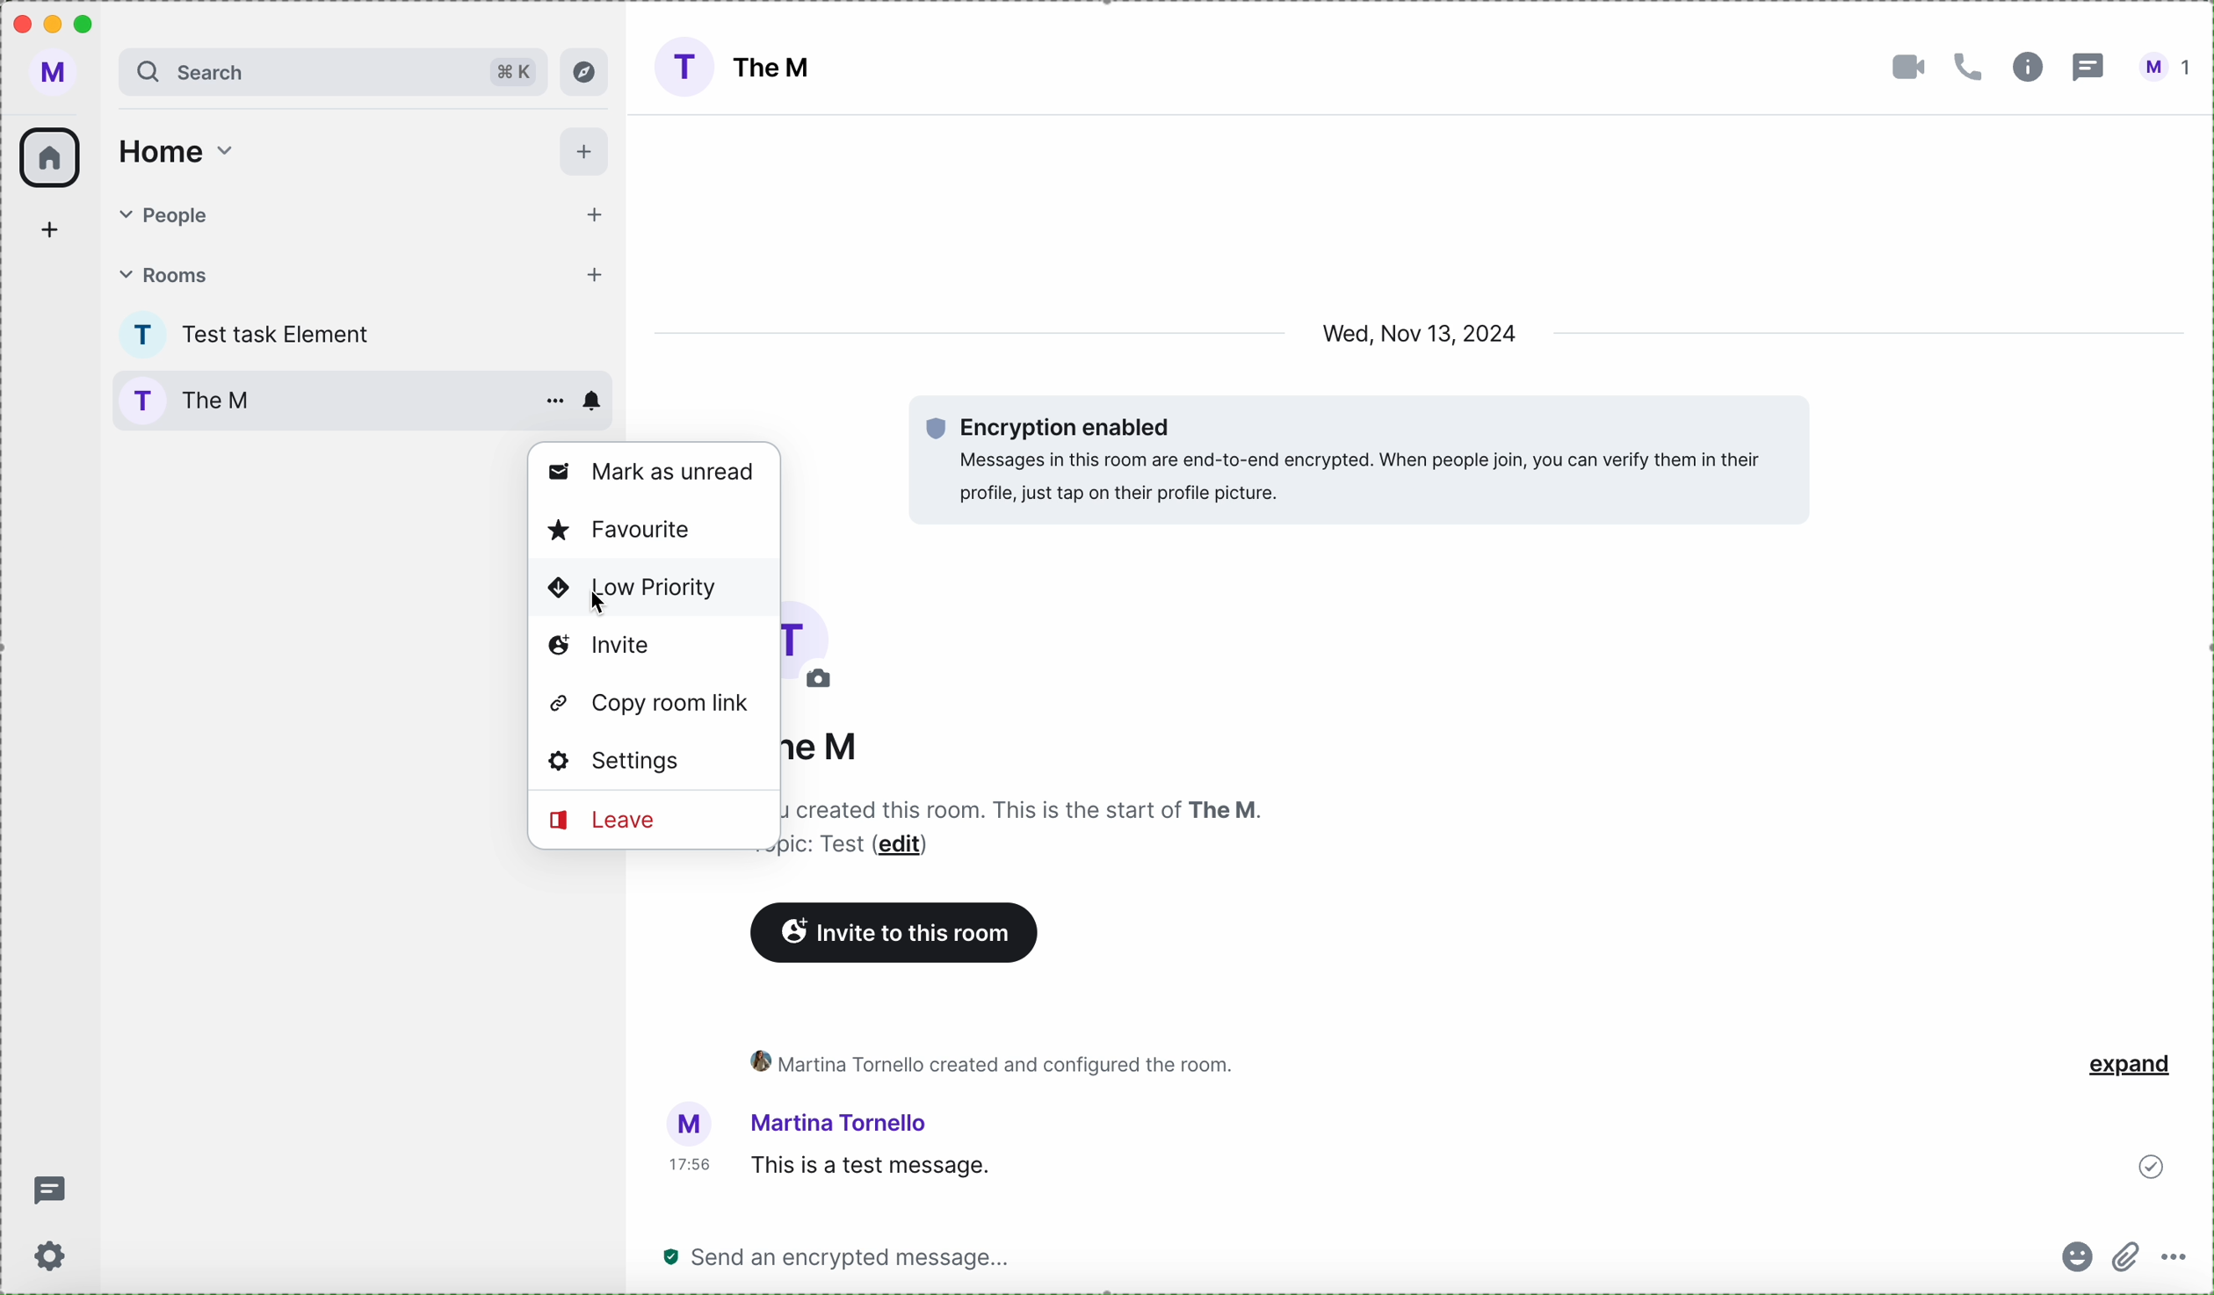 The image size is (2214, 1295). I want to click on close, so click(20, 25).